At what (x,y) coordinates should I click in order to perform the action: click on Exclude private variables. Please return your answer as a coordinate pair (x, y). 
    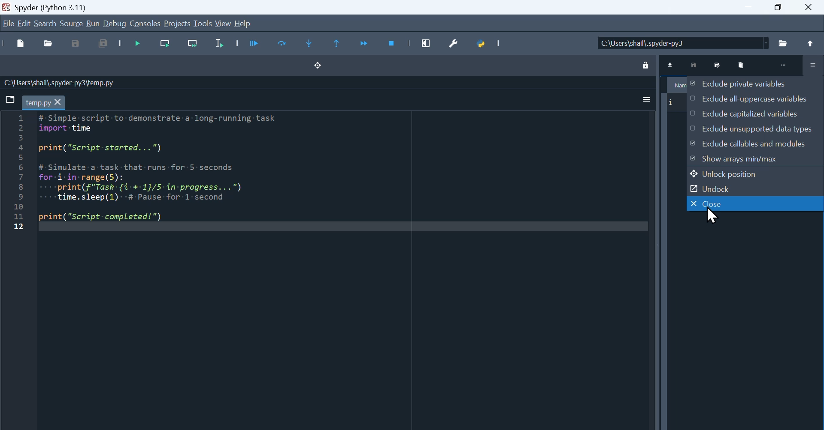
    Looking at the image, I should click on (755, 83).